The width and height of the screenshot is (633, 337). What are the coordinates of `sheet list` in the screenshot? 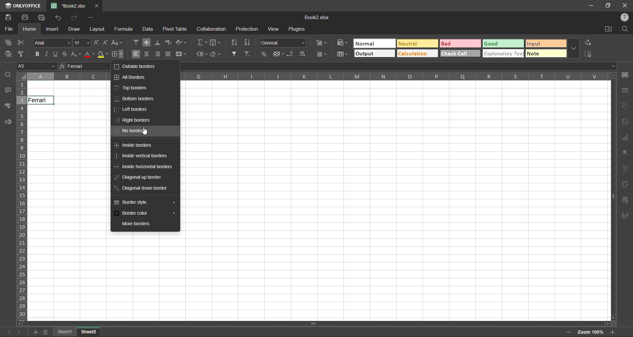 It's located at (45, 332).